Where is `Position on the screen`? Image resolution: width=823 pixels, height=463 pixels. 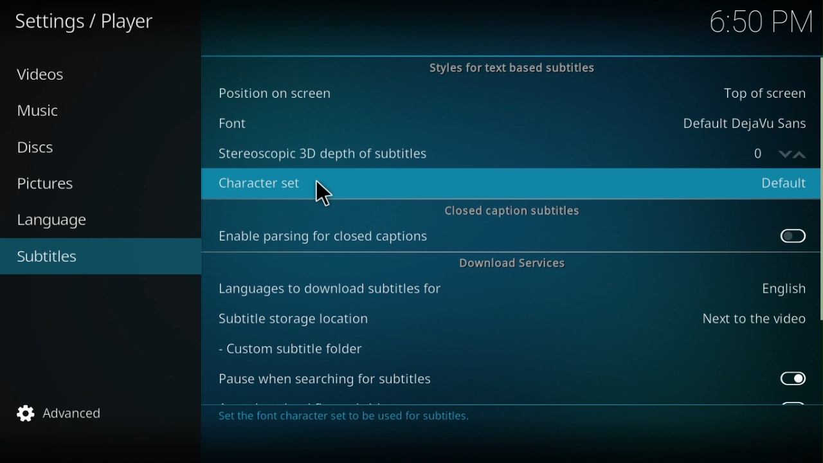 Position on the screen is located at coordinates (506, 94).